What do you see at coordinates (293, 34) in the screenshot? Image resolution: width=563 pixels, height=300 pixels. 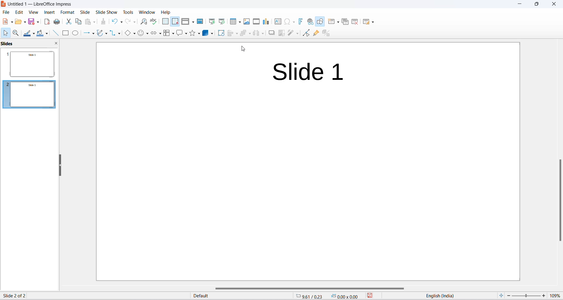 I see `filter` at bounding box center [293, 34].